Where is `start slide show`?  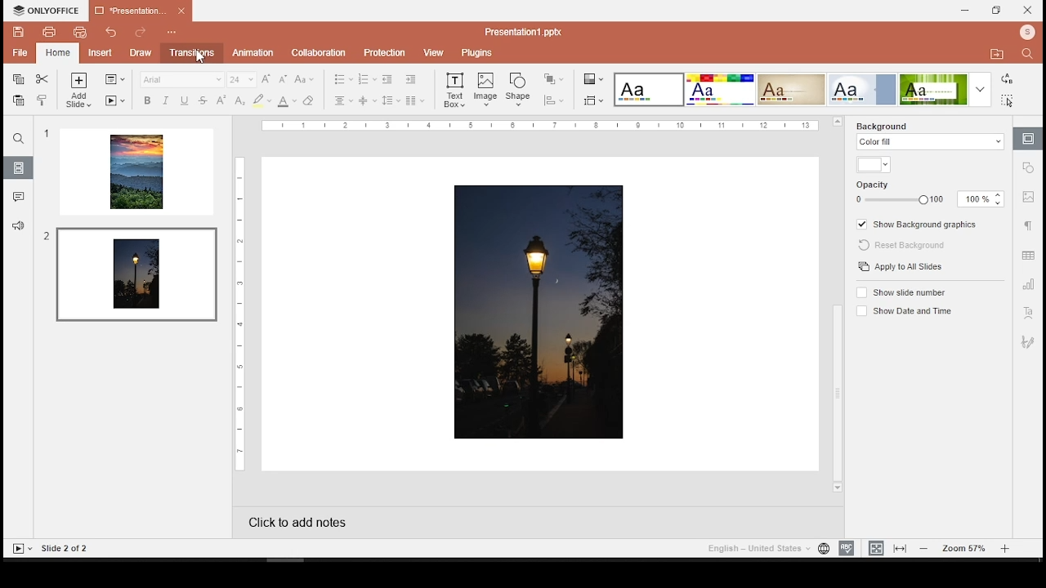
start slide show is located at coordinates (114, 101).